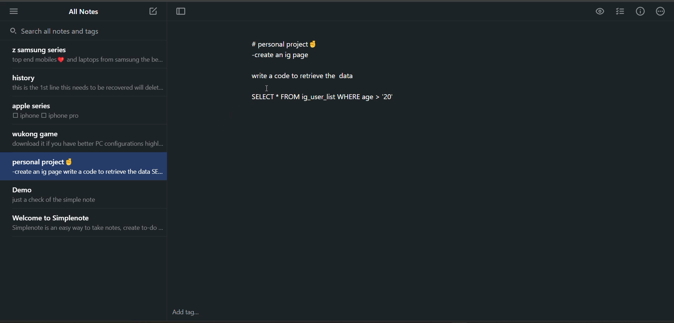 The image size is (674, 323). Describe the element at coordinates (662, 12) in the screenshot. I see `actions` at that location.